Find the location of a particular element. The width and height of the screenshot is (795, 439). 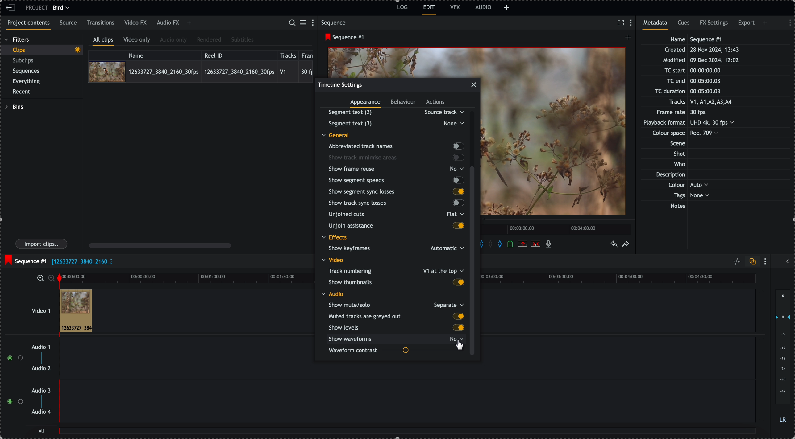

edit is located at coordinates (429, 10).